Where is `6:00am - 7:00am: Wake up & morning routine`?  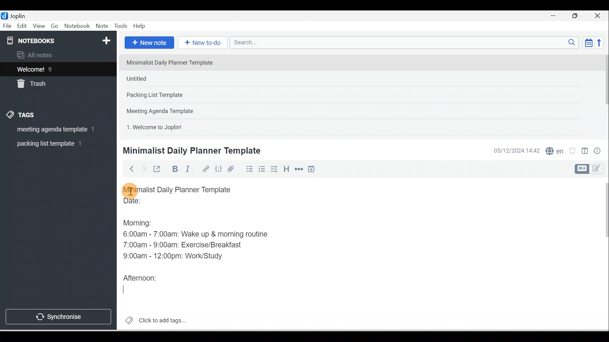
6:00am - 7:00am: Wake up & morning routine is located at coordinates (198, 234).